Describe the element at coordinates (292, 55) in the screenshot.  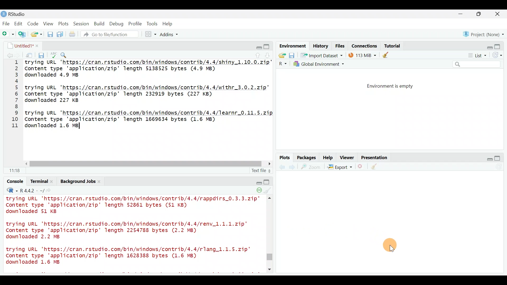
I see `save workspace as` at that location.